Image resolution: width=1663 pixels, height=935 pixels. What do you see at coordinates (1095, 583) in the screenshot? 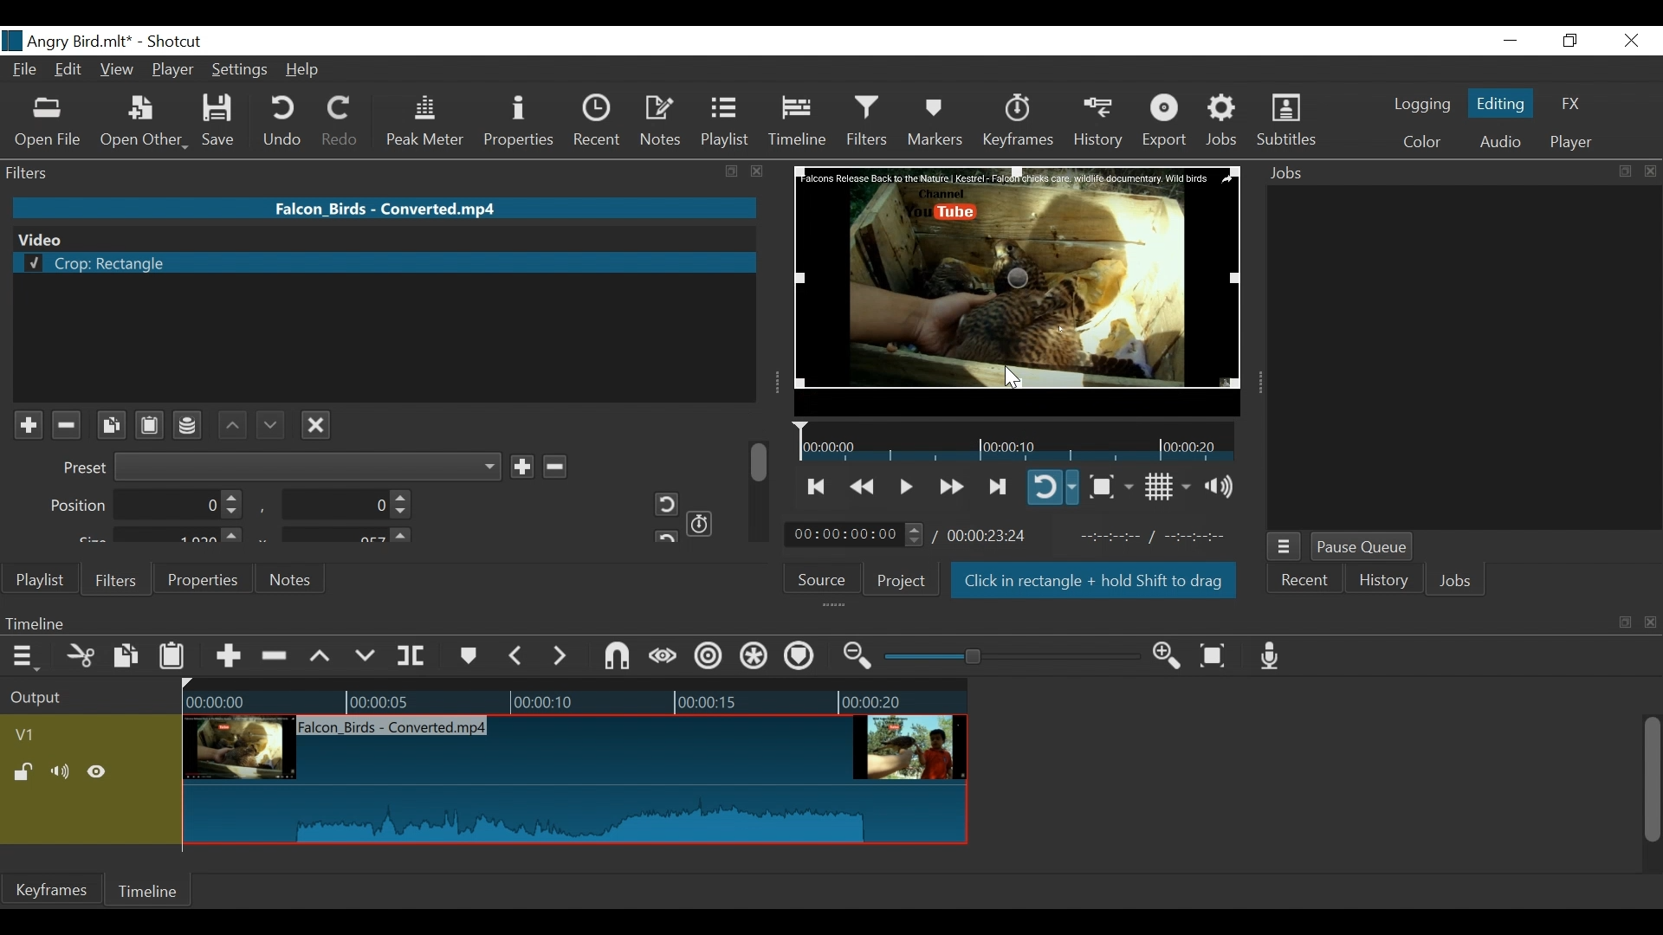
I see `click in rectangle + hold shift to drag` at bounding box center [1095, 583].